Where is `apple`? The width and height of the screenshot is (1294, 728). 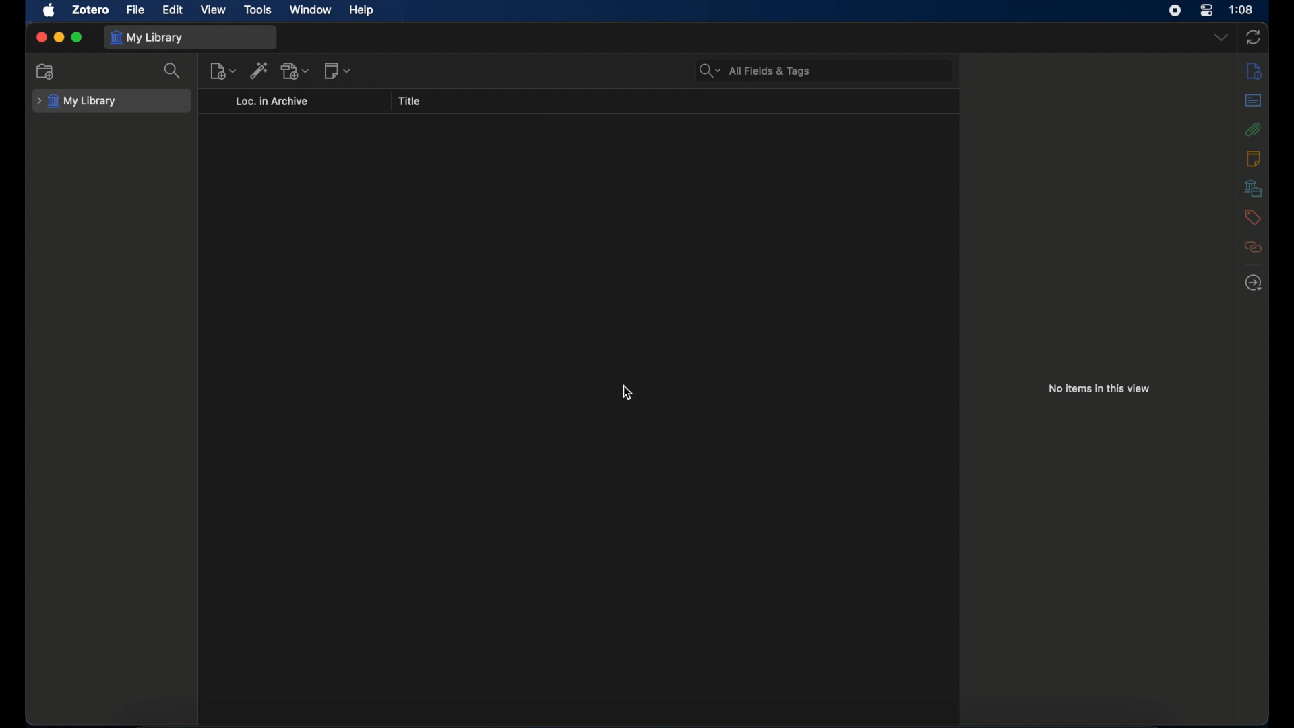
apple is located at coordinates (50, 11).